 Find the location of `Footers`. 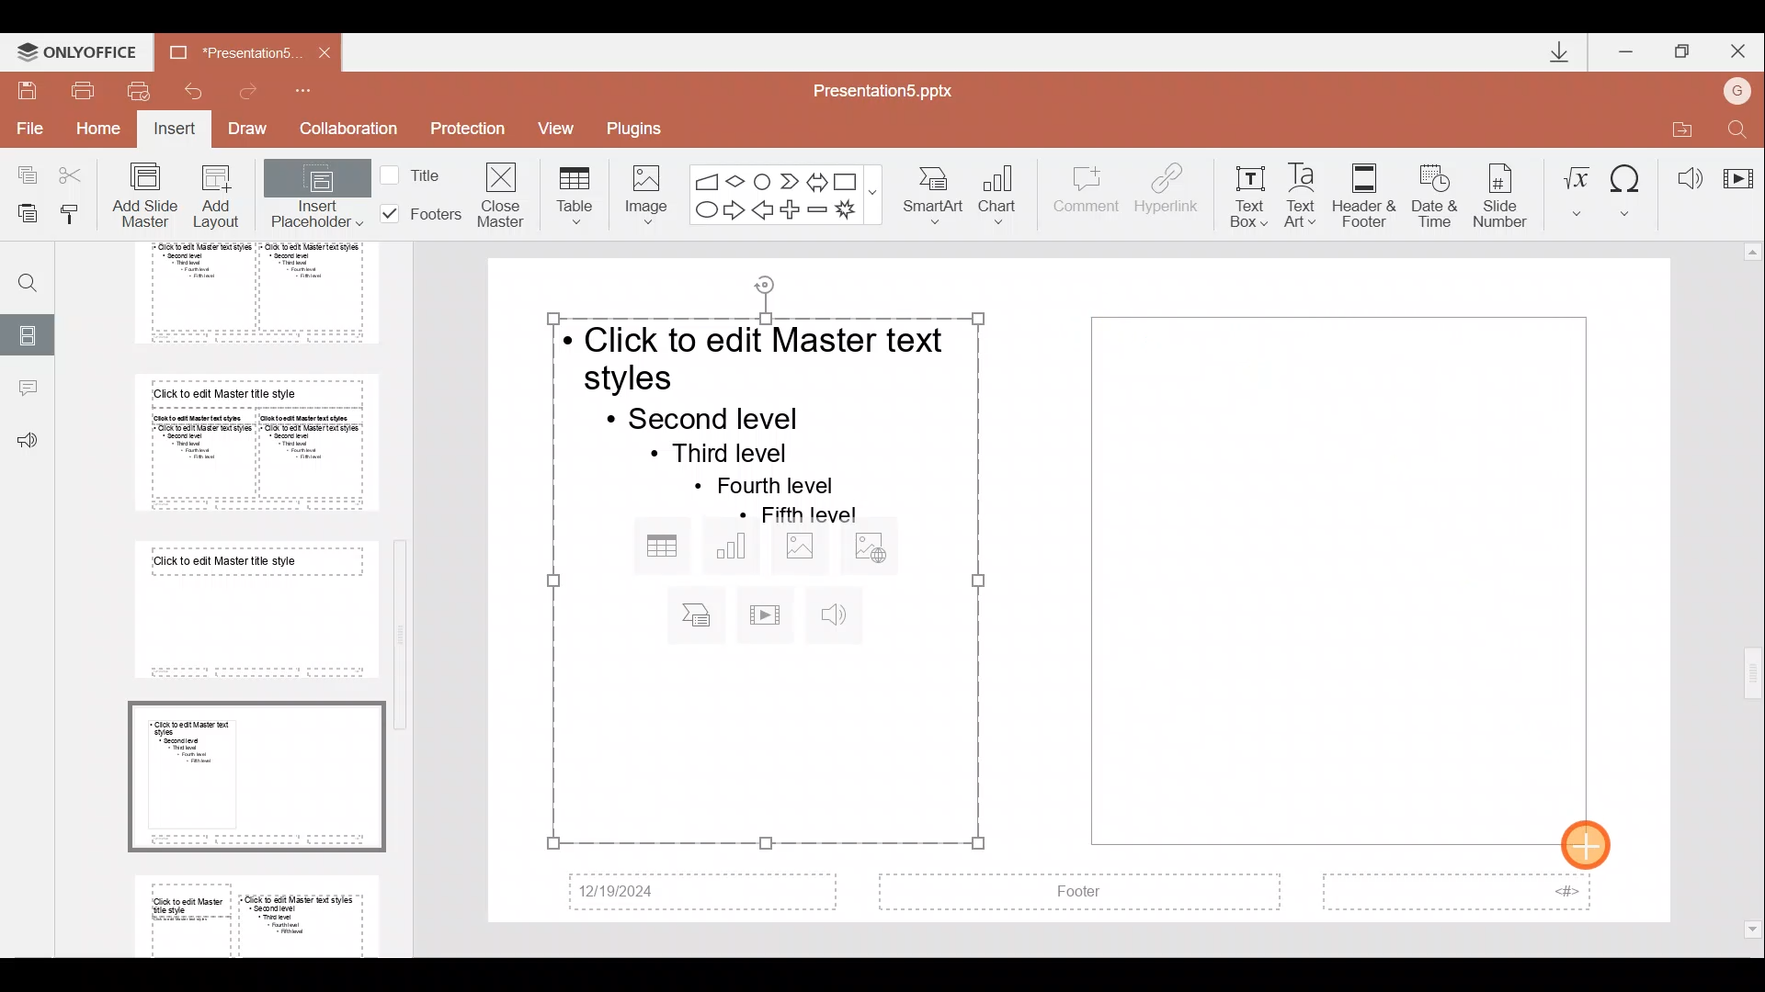

Footers is located at coordinates (418, 214).